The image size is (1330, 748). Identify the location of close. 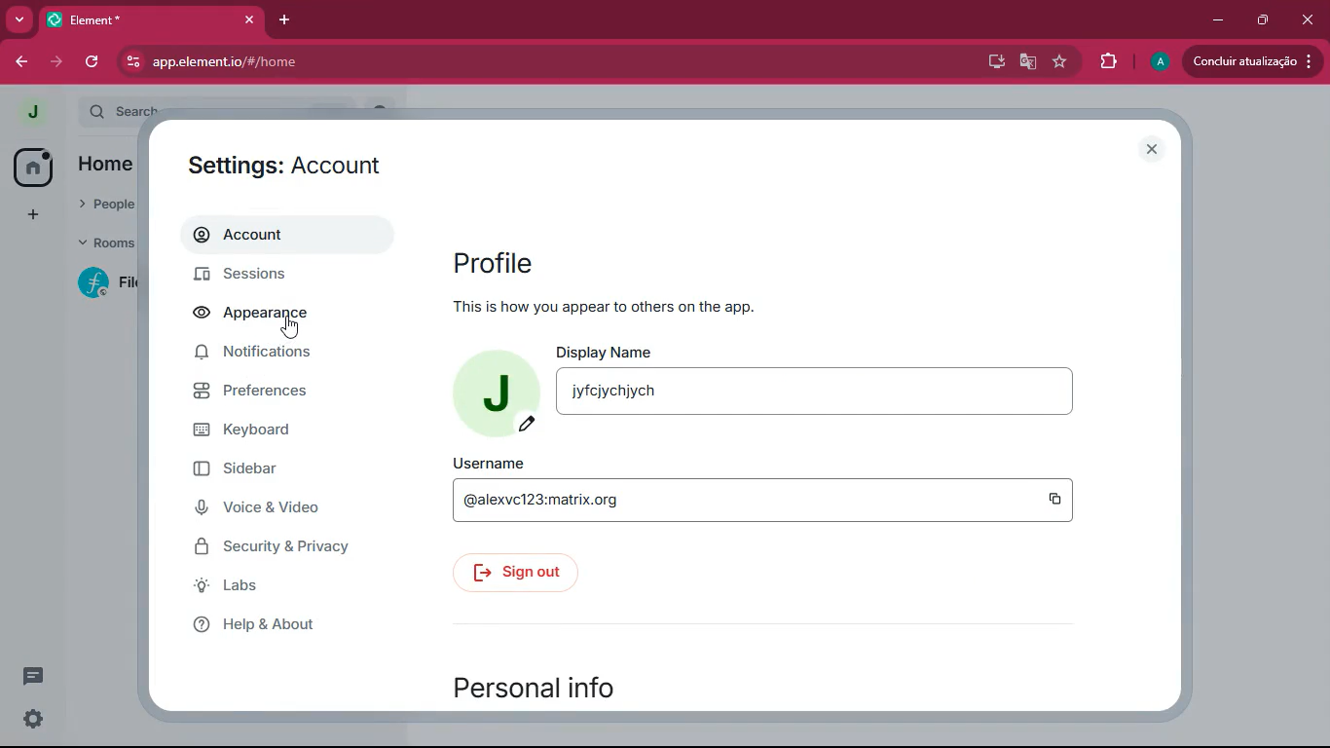
(249, 19).